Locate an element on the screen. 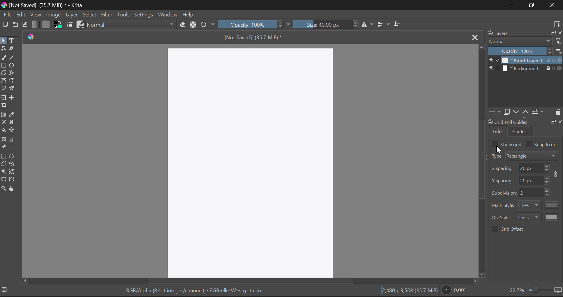 The width and height of the screenshot is (563, 297). grid is located at coordinates (498, 131).